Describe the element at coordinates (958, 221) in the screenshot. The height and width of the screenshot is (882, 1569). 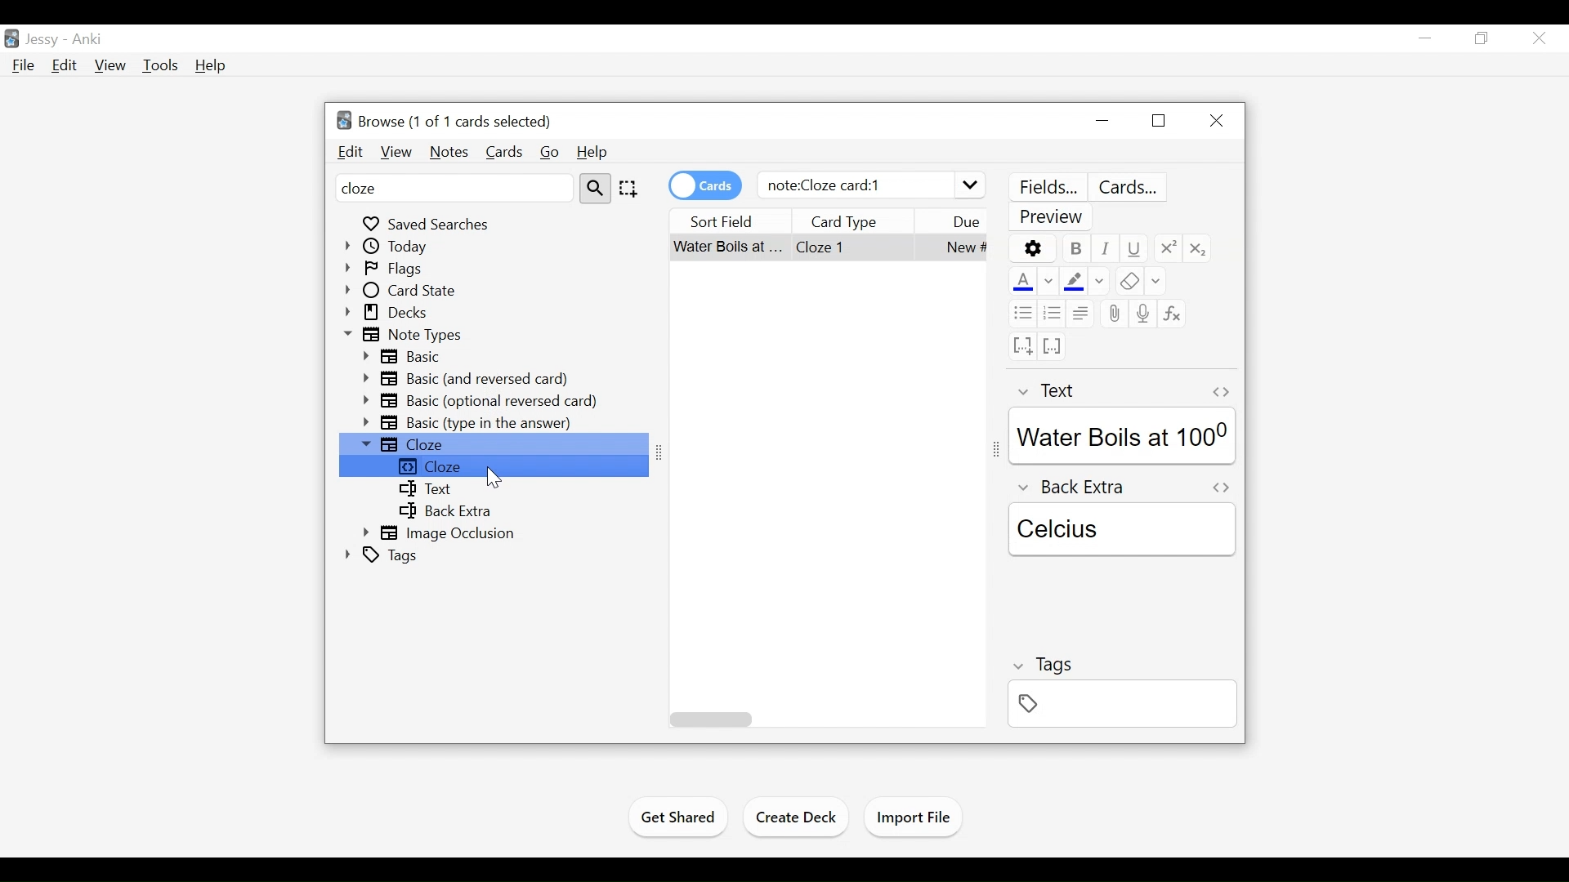
I see `Due ` at that location.